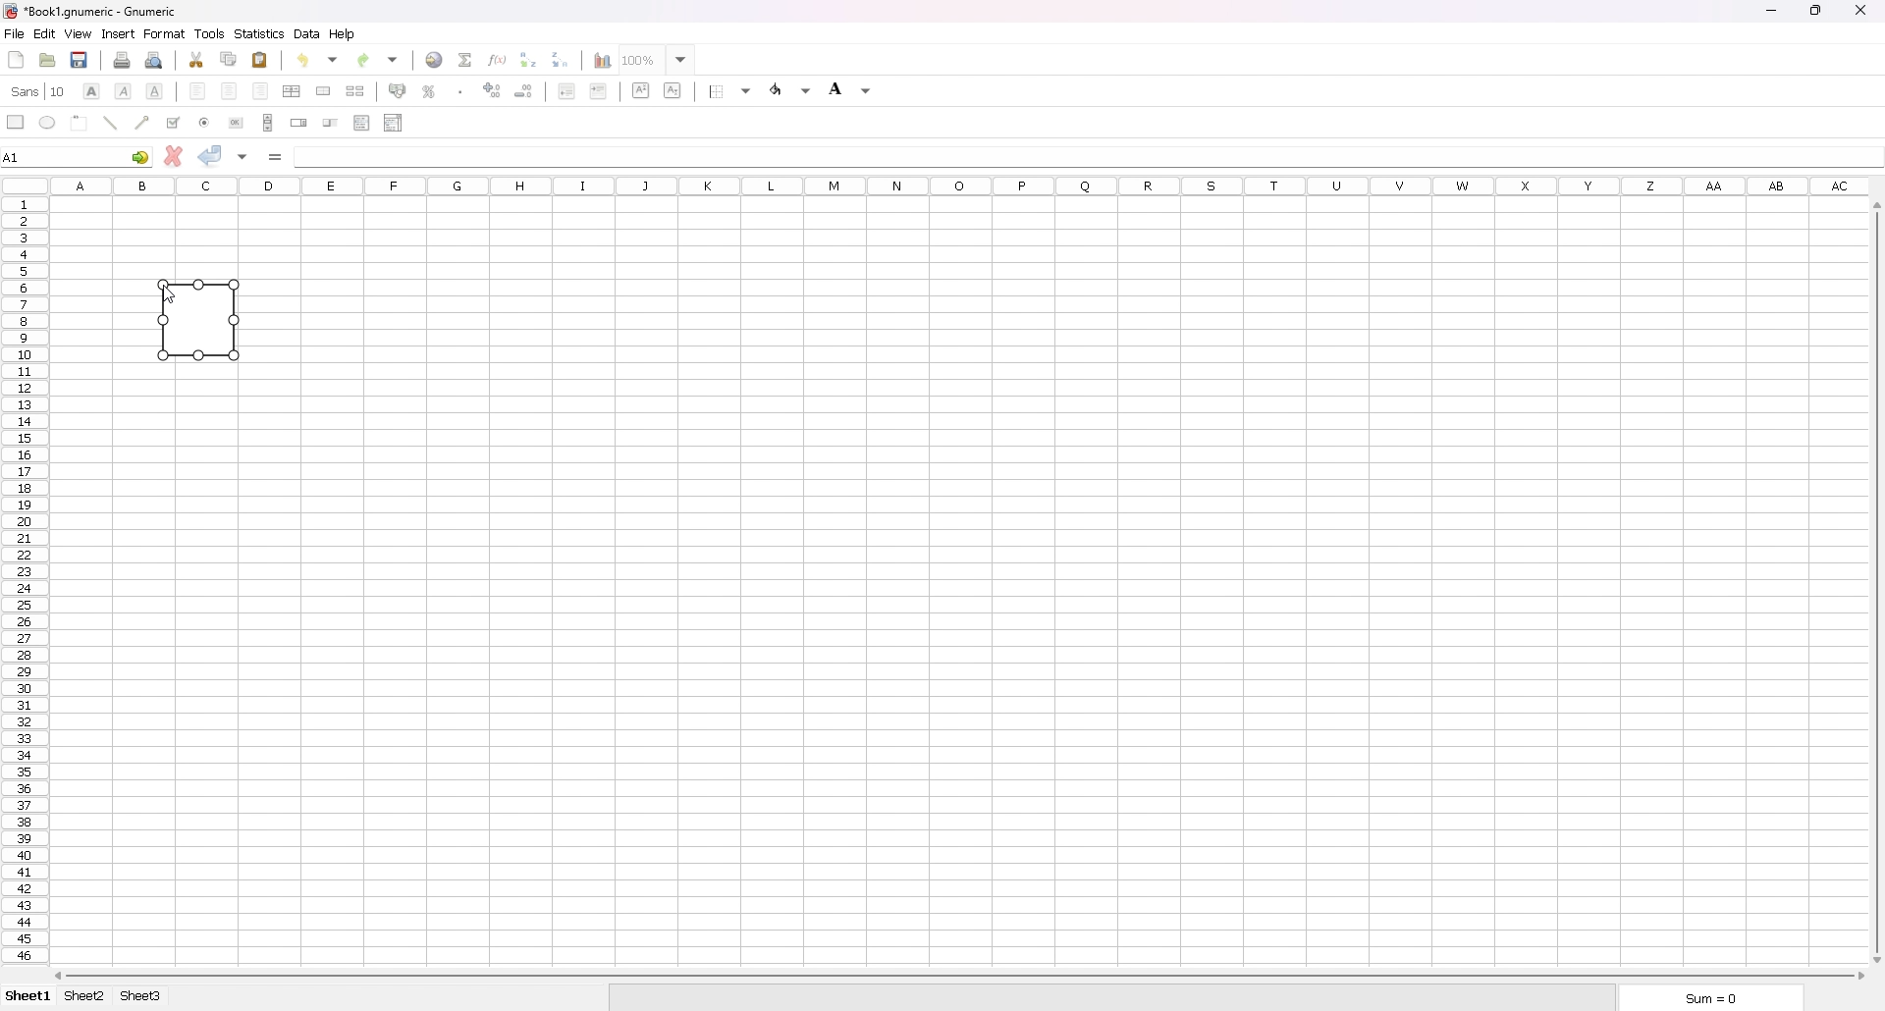 This screenshot has height=1011, width=1885. Describe the element at coordinates (259, 34) in the screenshot. I see `statistics` at that location.